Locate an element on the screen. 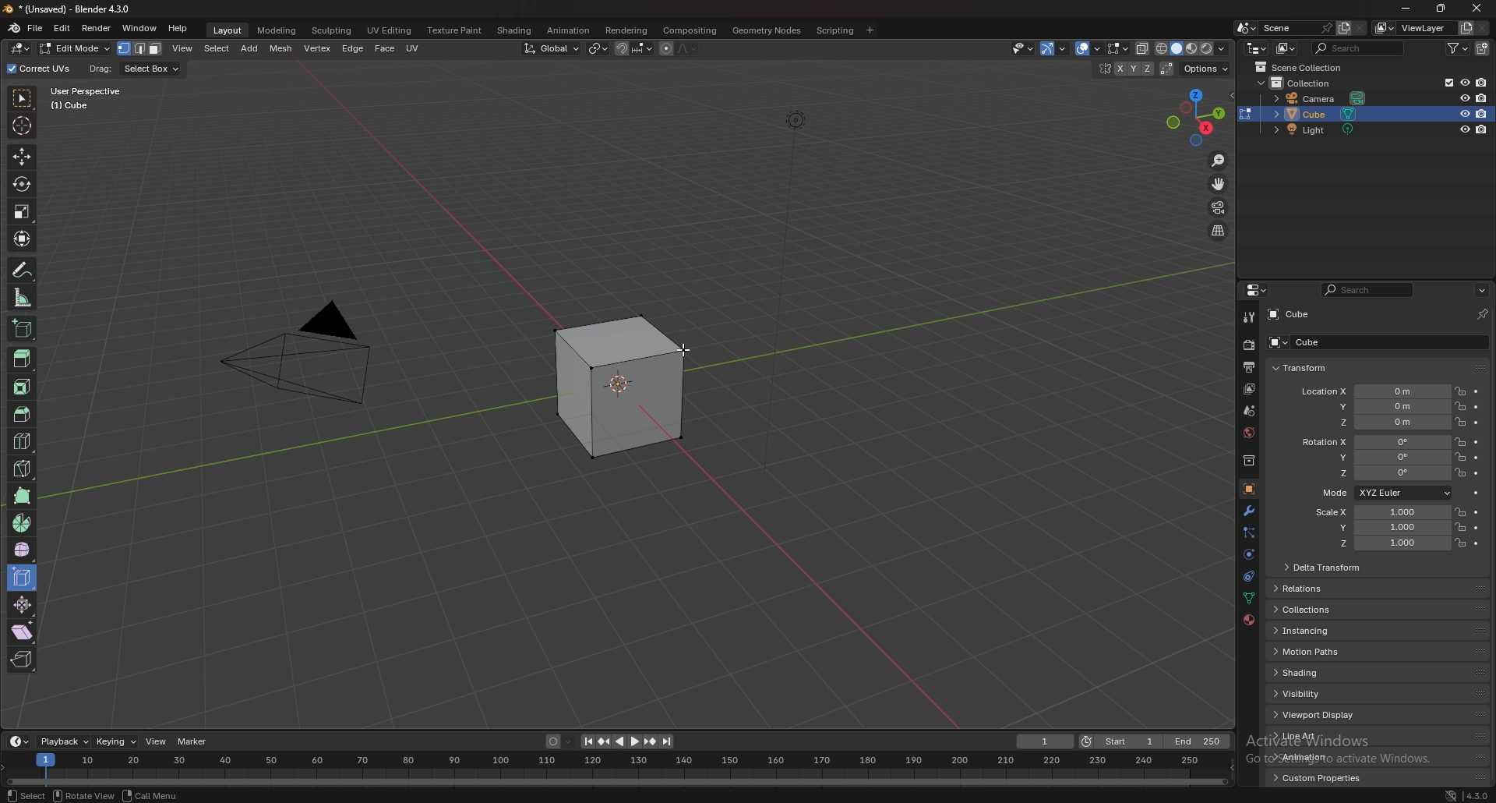 Image resolution: width=1496 pixels, height=803 pixels. lock is located at coordinates (1459, 472).